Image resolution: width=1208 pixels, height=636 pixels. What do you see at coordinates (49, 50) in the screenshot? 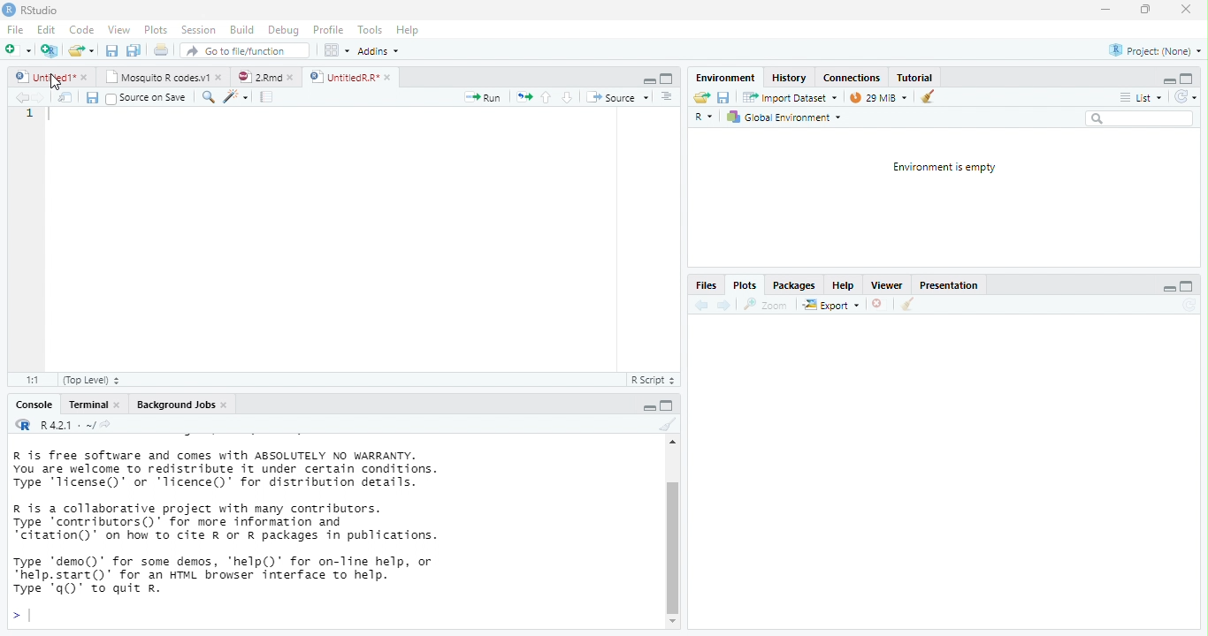
I see `Create a project` at bounding box center [49, 50].